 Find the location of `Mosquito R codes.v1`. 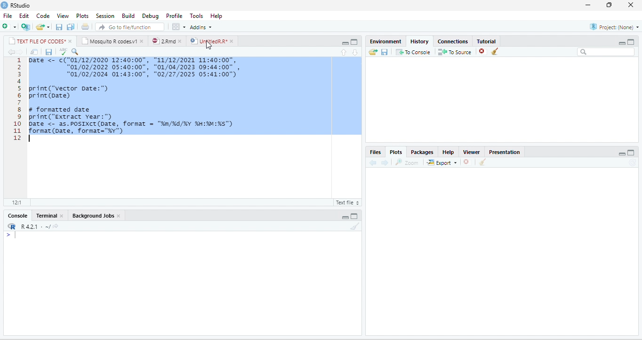

Mosquito R codes.v1 is located at coordinates (109, 41).